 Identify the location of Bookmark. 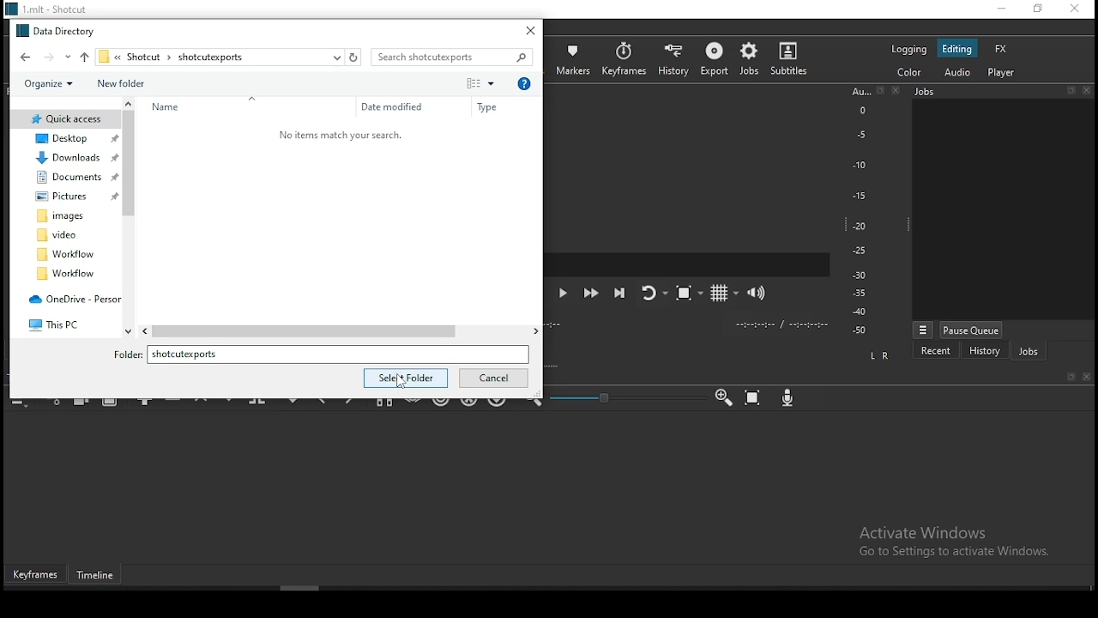
(1071, 377).